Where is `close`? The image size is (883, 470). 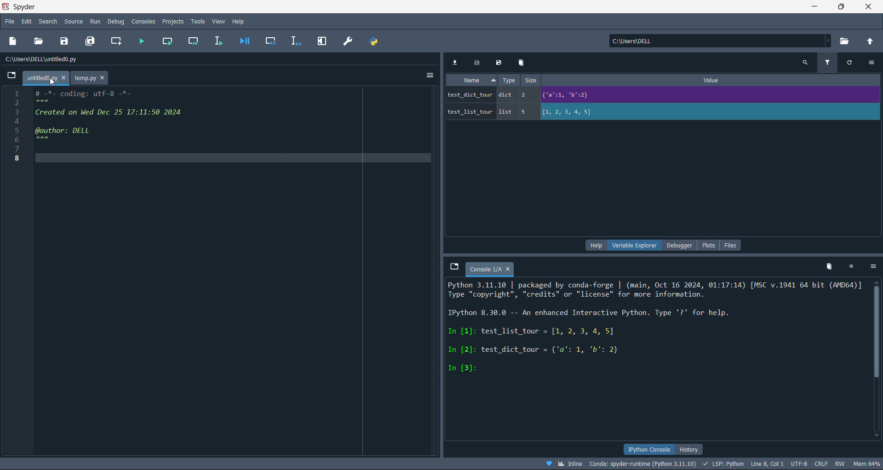 close is located at coordinates (870, 7).